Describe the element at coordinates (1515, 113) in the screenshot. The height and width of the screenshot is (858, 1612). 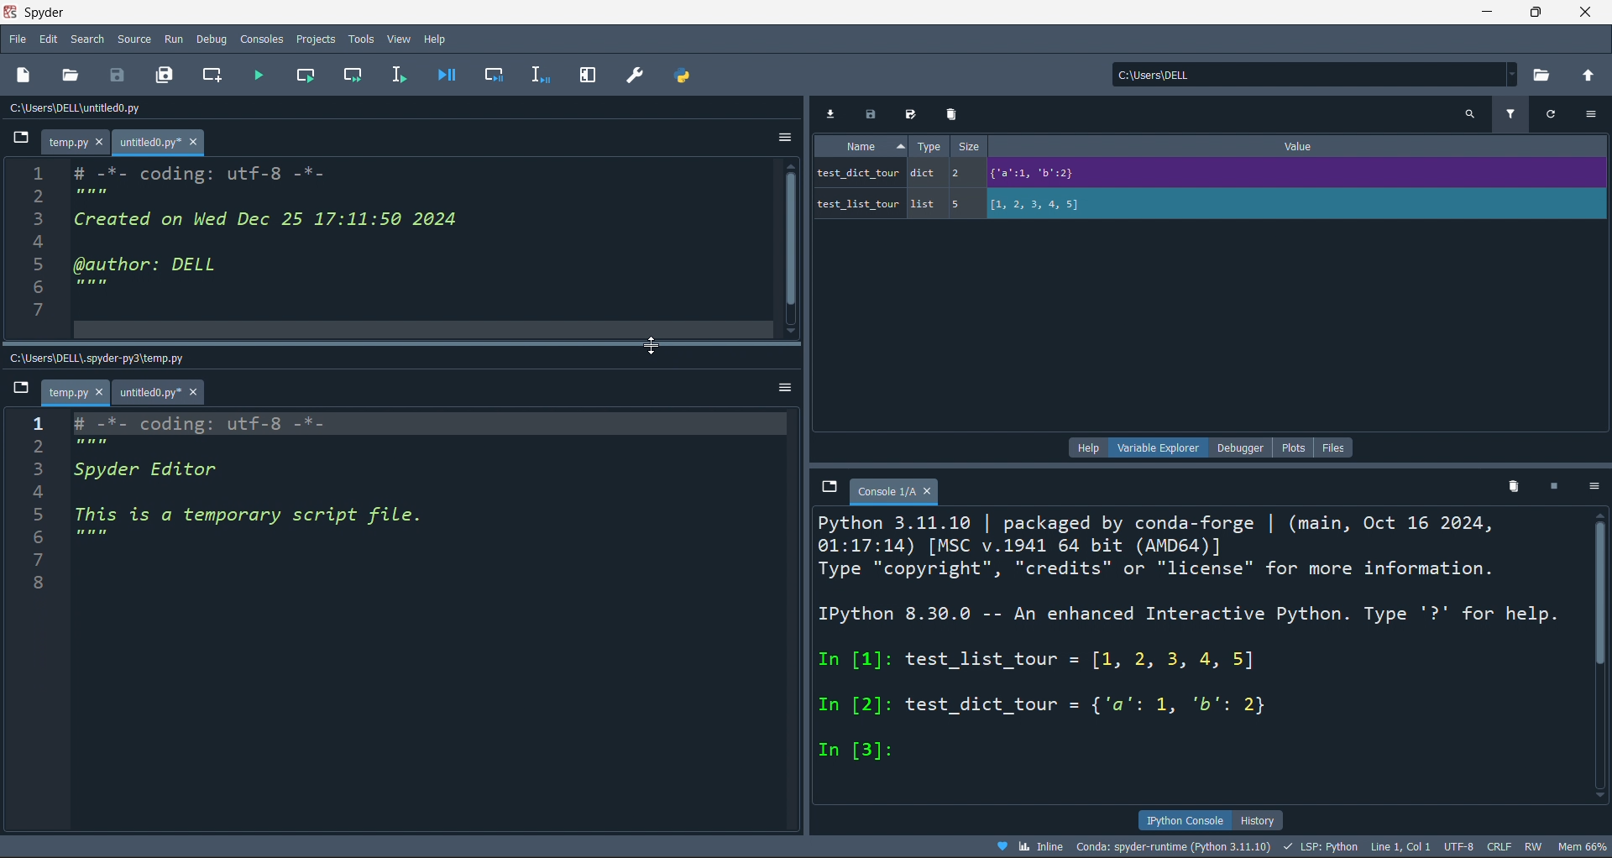
I see `filter variables` at that location.